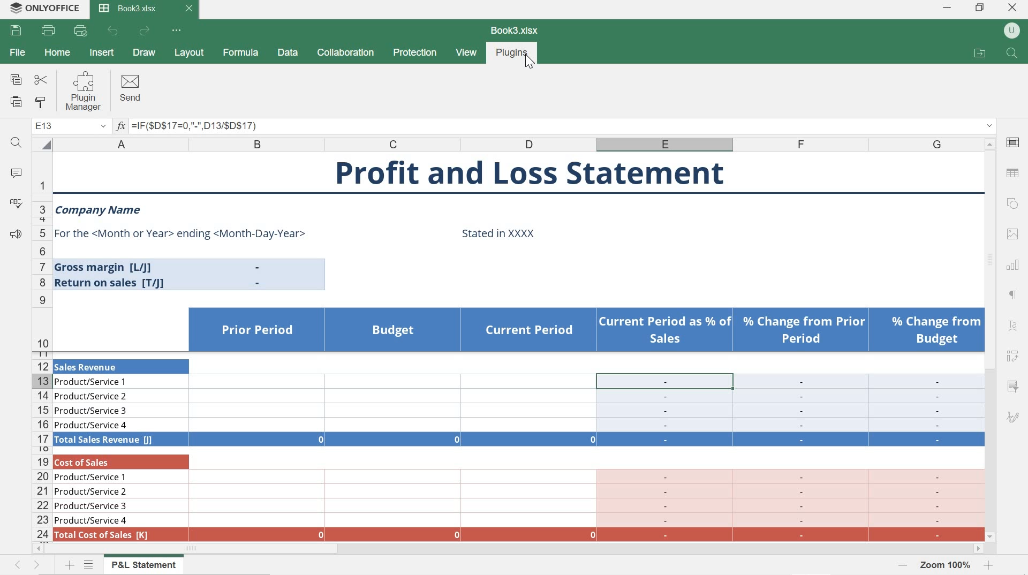  I want to click on zoom in, so click(989, 565).